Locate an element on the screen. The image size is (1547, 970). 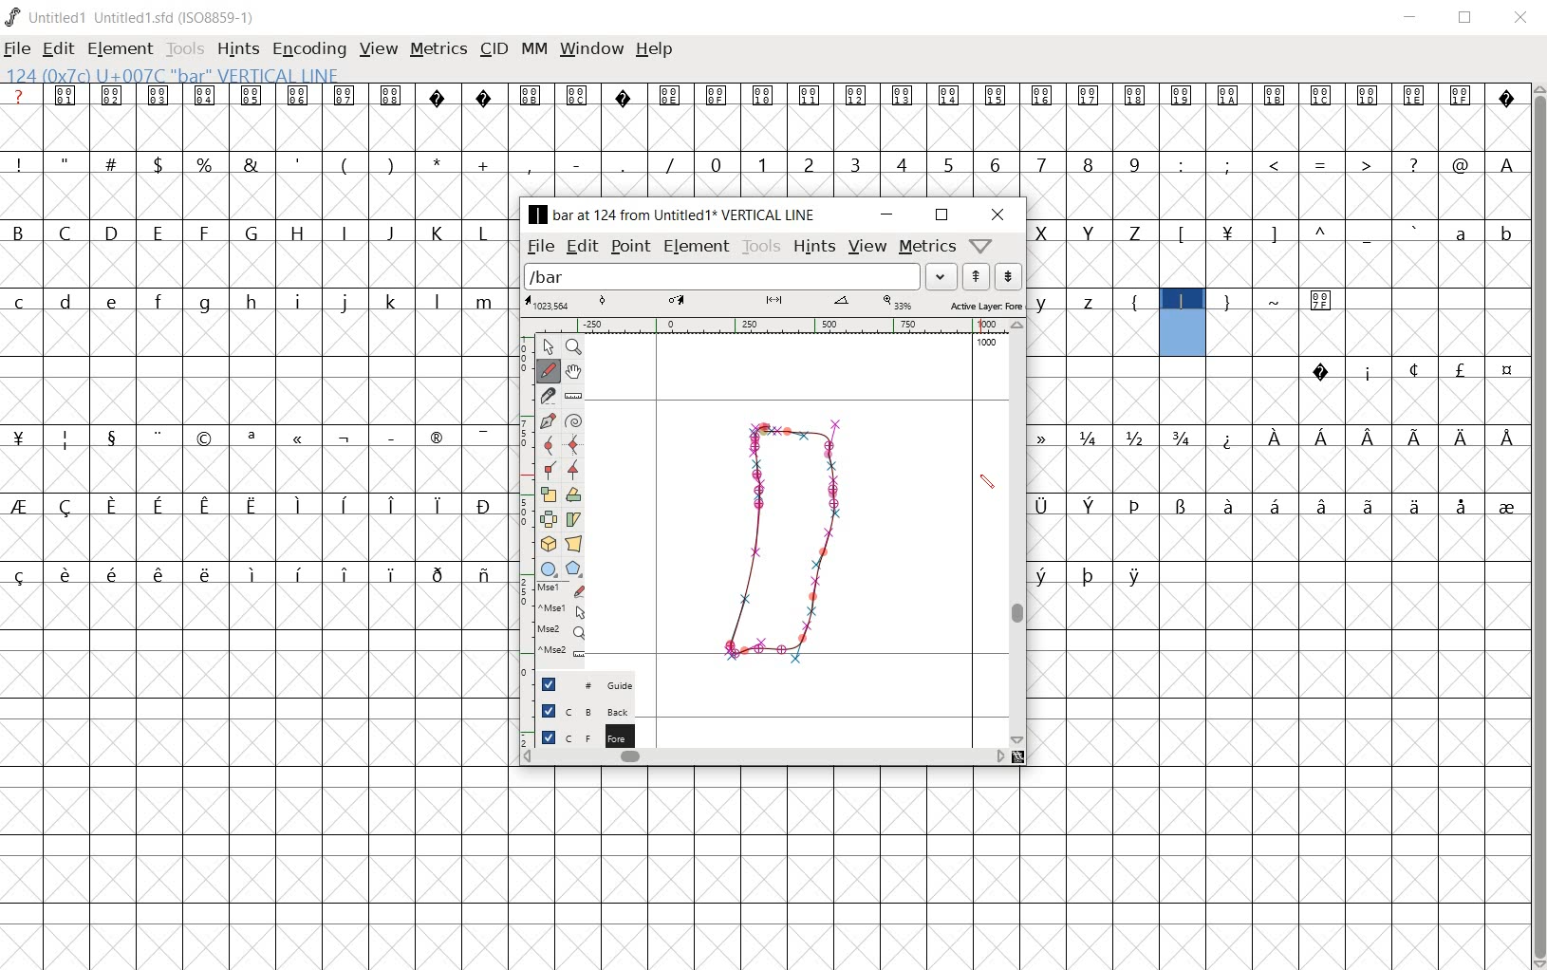
124(0*7c)U+007c"bar"Vertical Line is located at coordinates (182, 73).